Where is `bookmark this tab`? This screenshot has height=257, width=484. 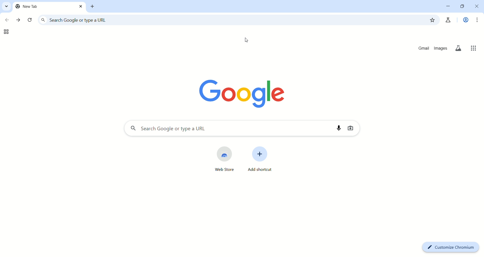
bookmark this tab is located at coordinates (432, 20).